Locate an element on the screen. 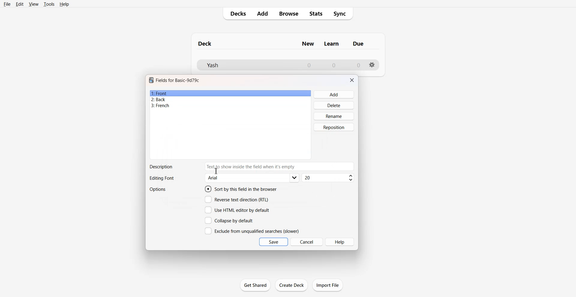  Text is located at coordinates (161, 178).